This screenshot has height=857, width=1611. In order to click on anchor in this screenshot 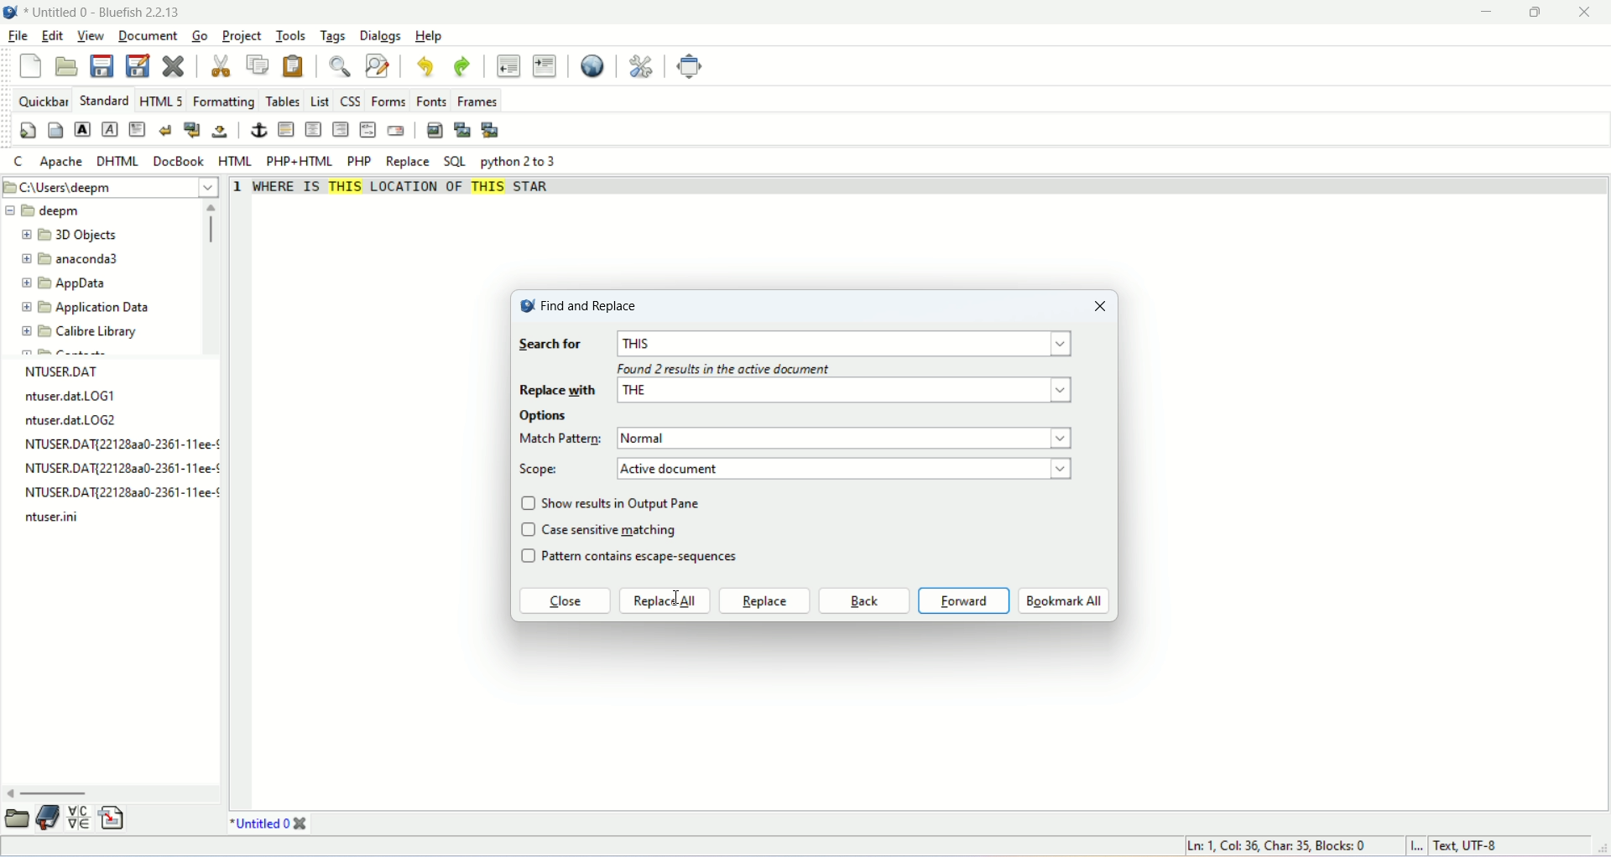, I will do `click(258, 130)`.